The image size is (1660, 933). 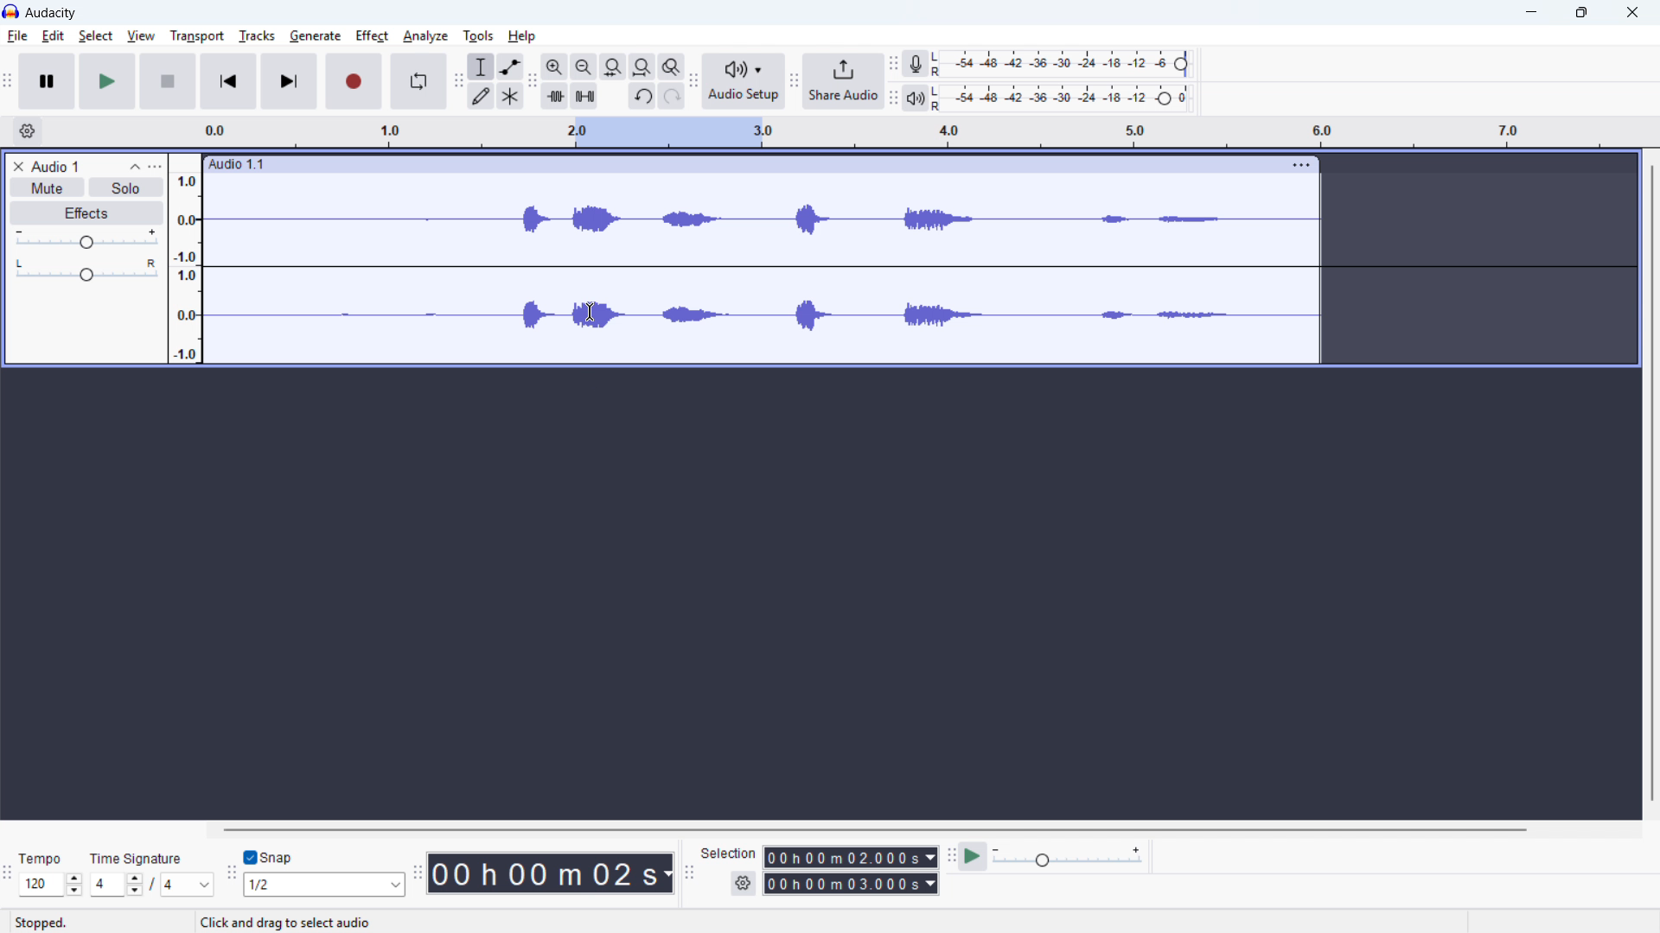 What do you see at coordinates (949, 857) in the screenshot?
I see `Play at speed toolbar` at bounding box center [949, 857].